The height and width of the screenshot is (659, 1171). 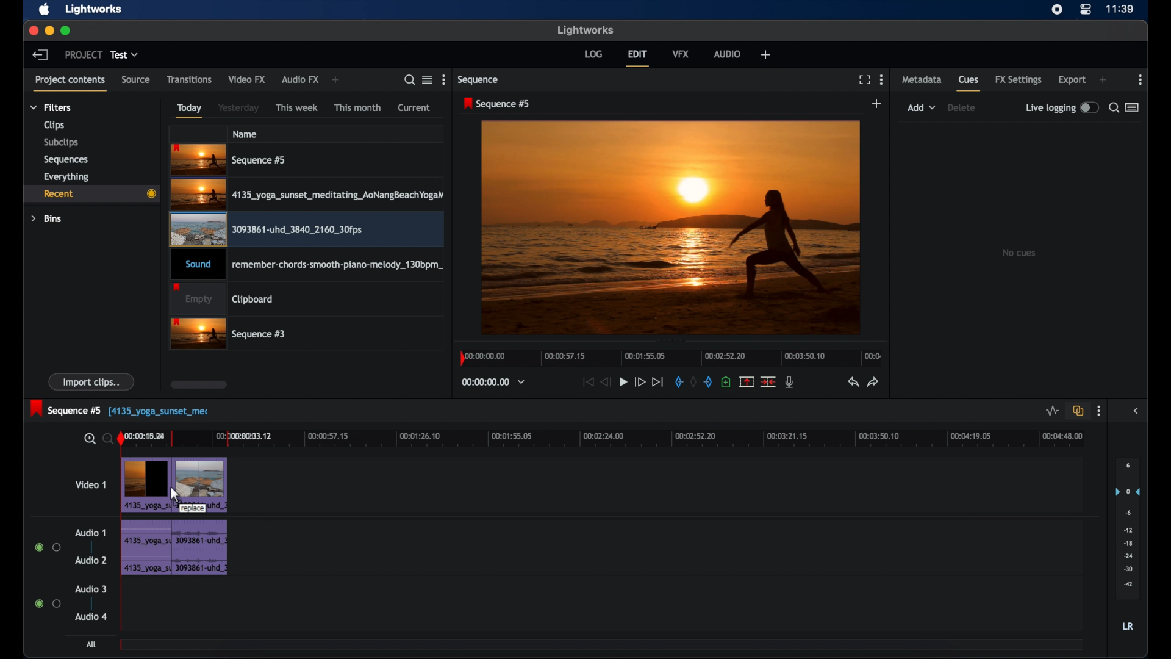 What do you see at coordinates (231, 160) in the screenshot?
I see `sequence 5` at bounding box center [231, 160].